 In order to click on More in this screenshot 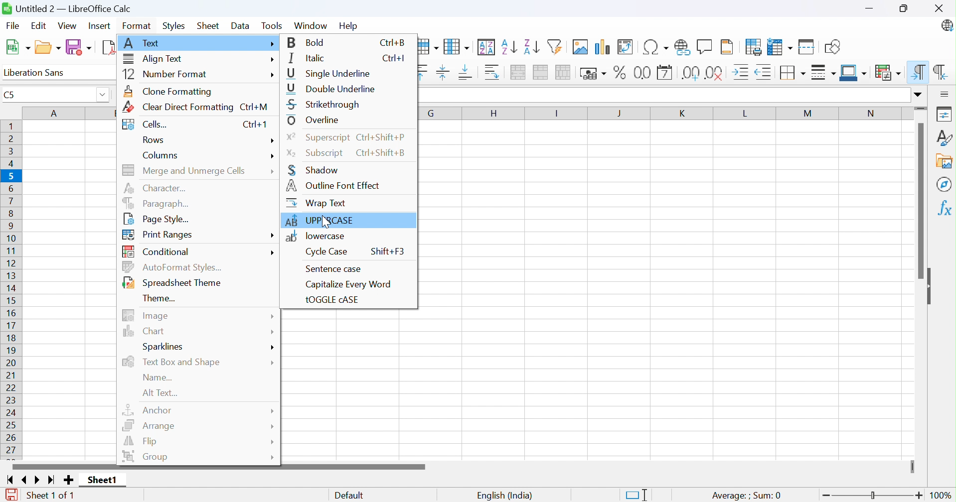, I will do `click(272, 157)`.